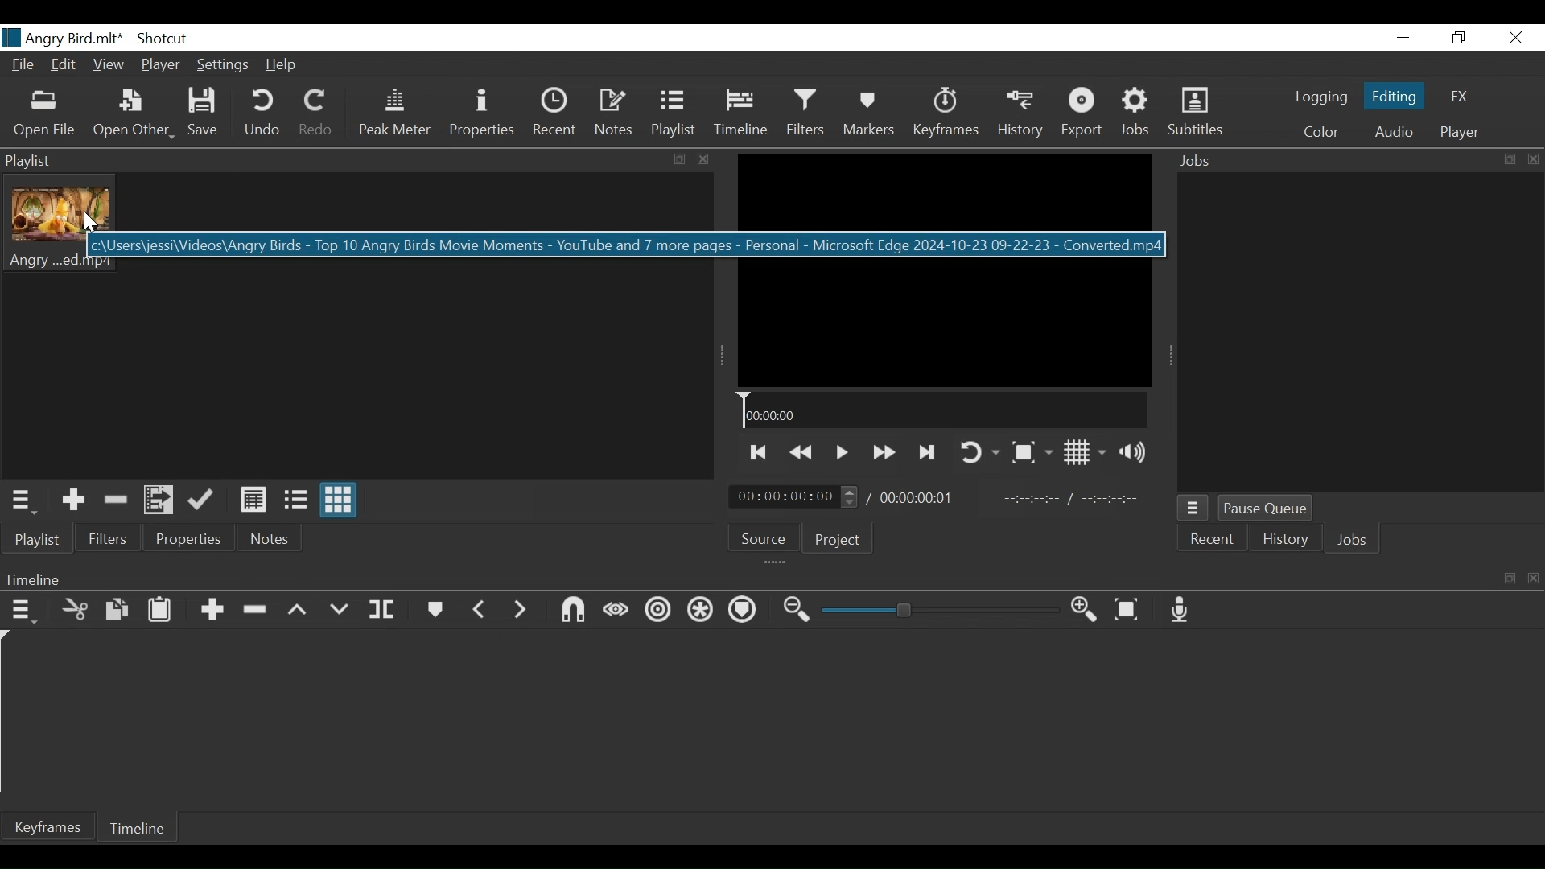  I want to click on Ripple Delete, so click(253, 610).